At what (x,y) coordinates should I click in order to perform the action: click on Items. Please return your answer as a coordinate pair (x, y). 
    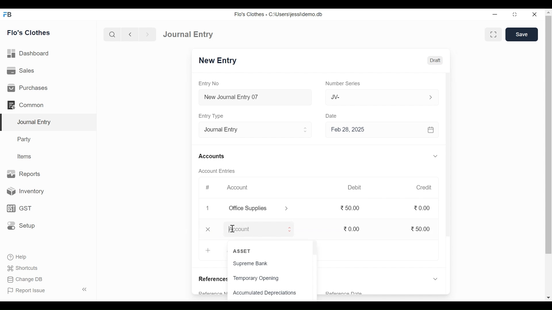
    Looking at the image, I should click on (25, 156).